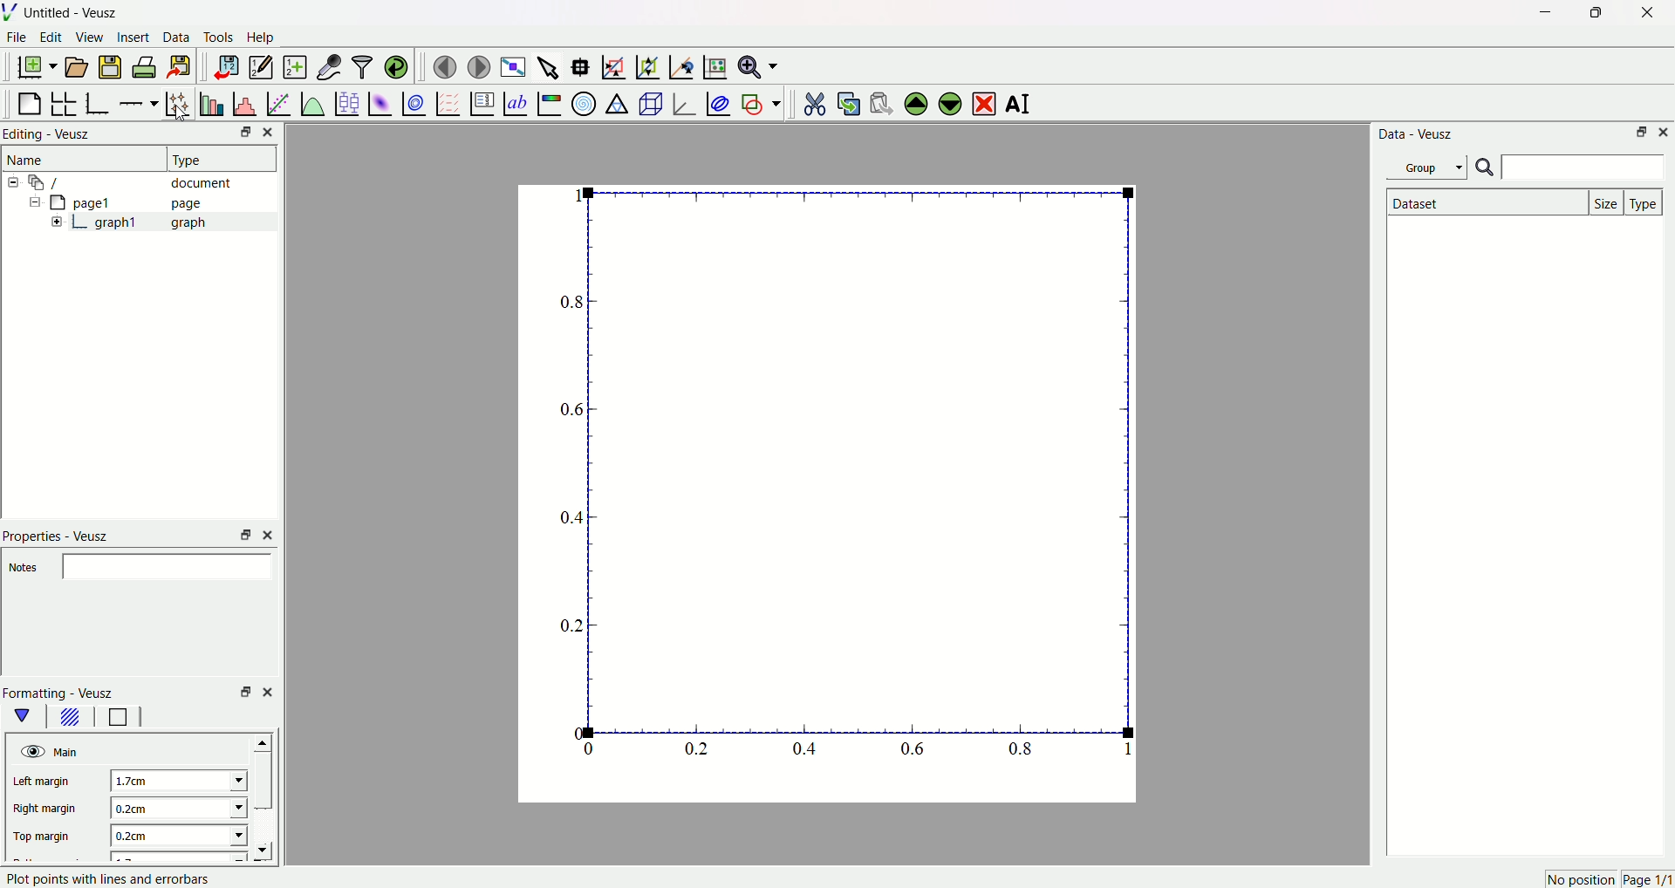  I want to click on plot 2 d datasets as image, so click(380, 102).